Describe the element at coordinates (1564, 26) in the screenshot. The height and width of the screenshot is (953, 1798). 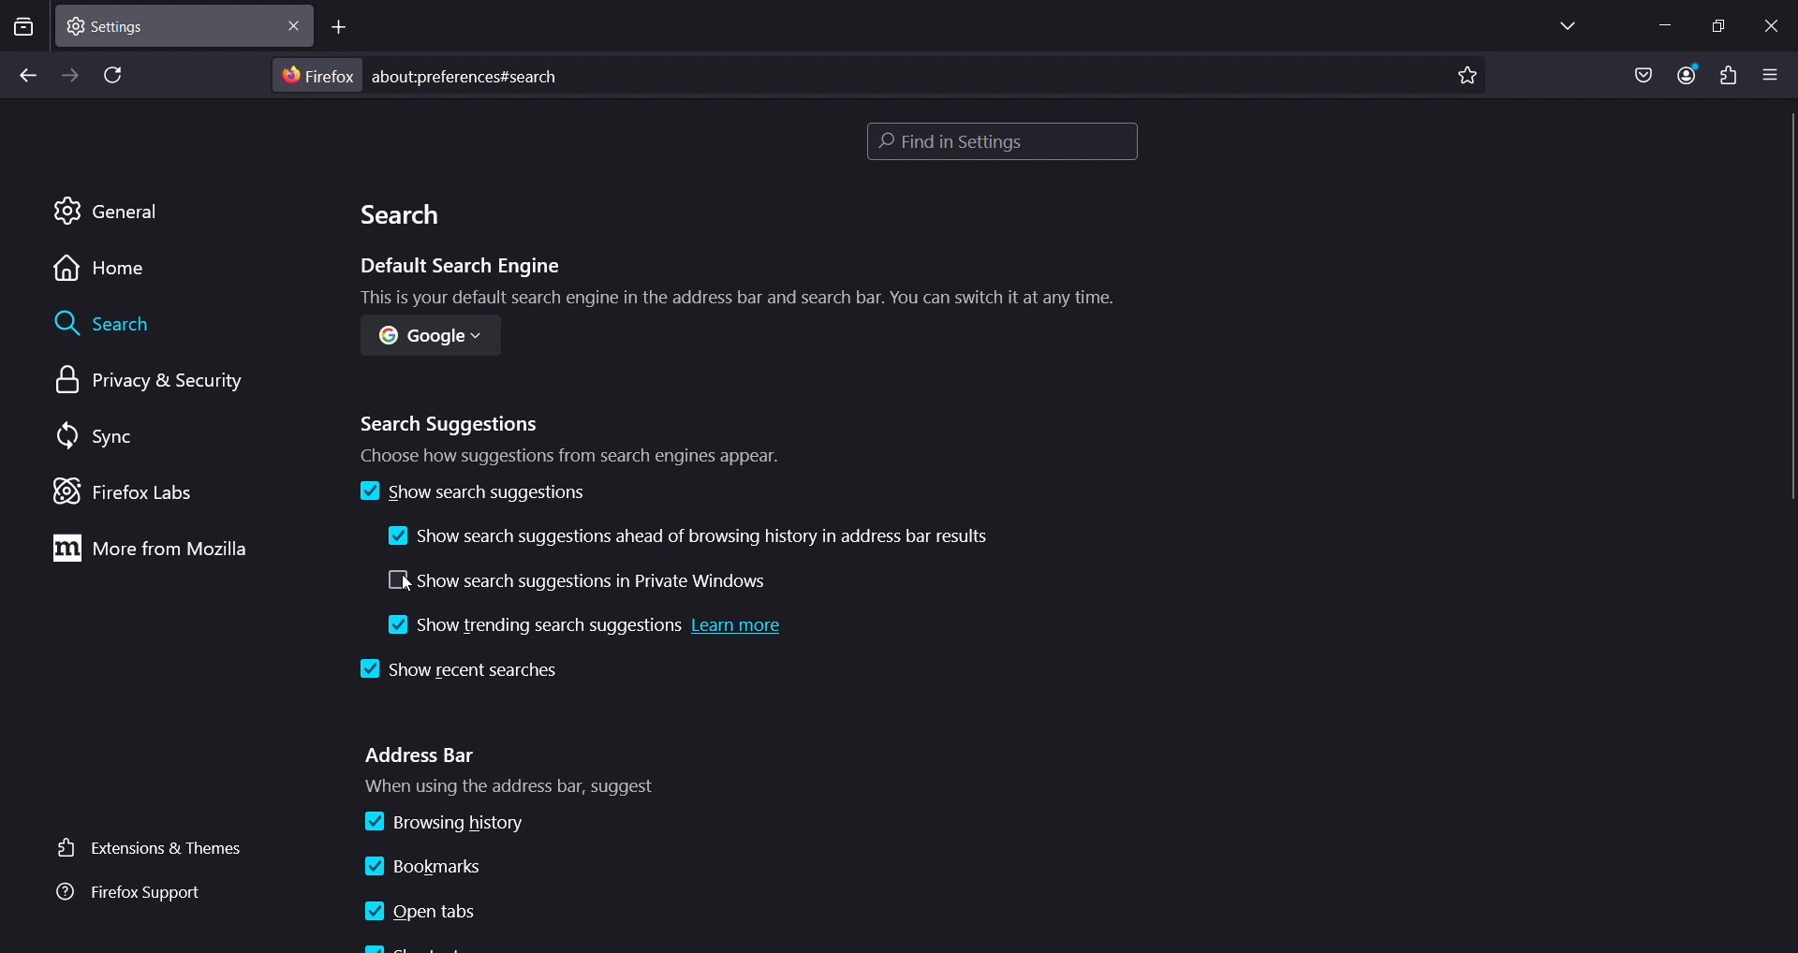
I see `list all tabs` at that location.